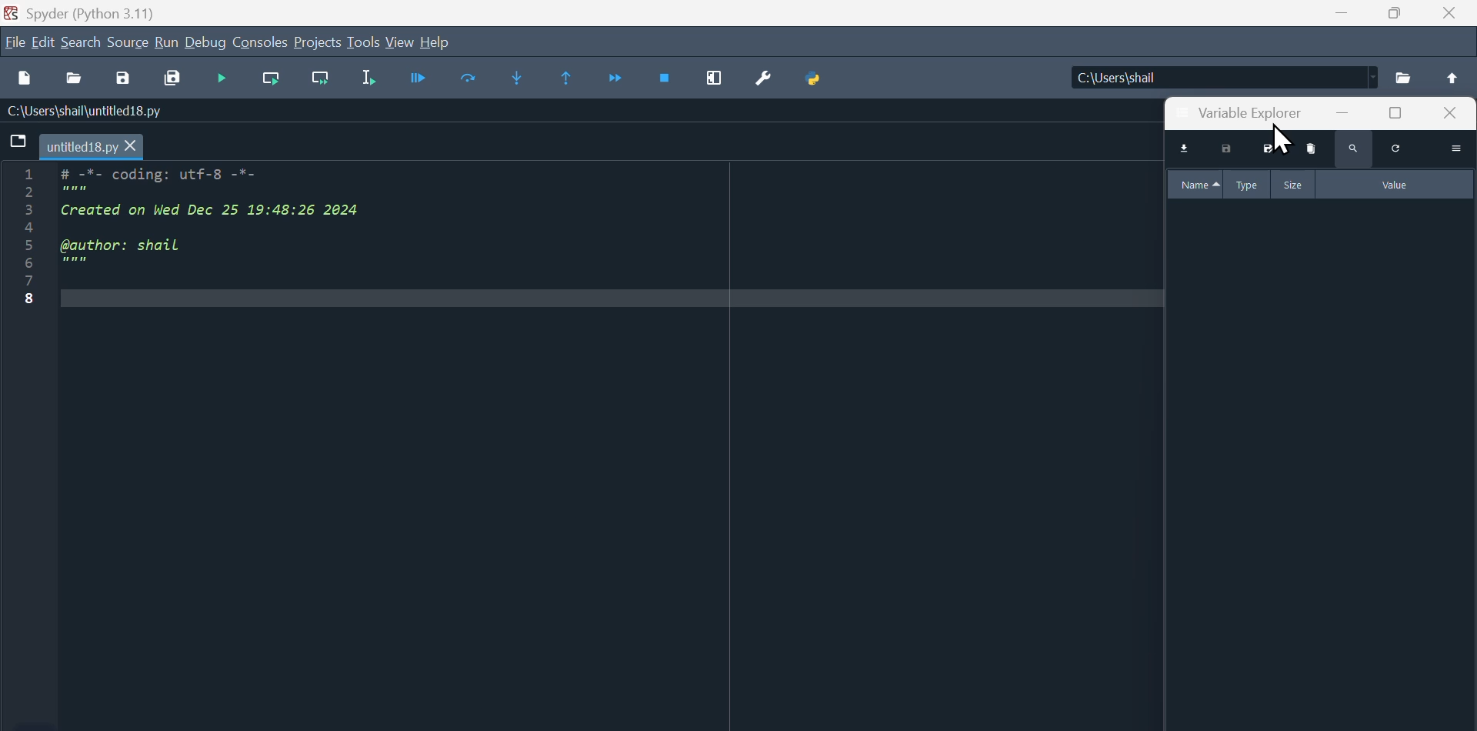  I want to click on Save, so click(127, 81).